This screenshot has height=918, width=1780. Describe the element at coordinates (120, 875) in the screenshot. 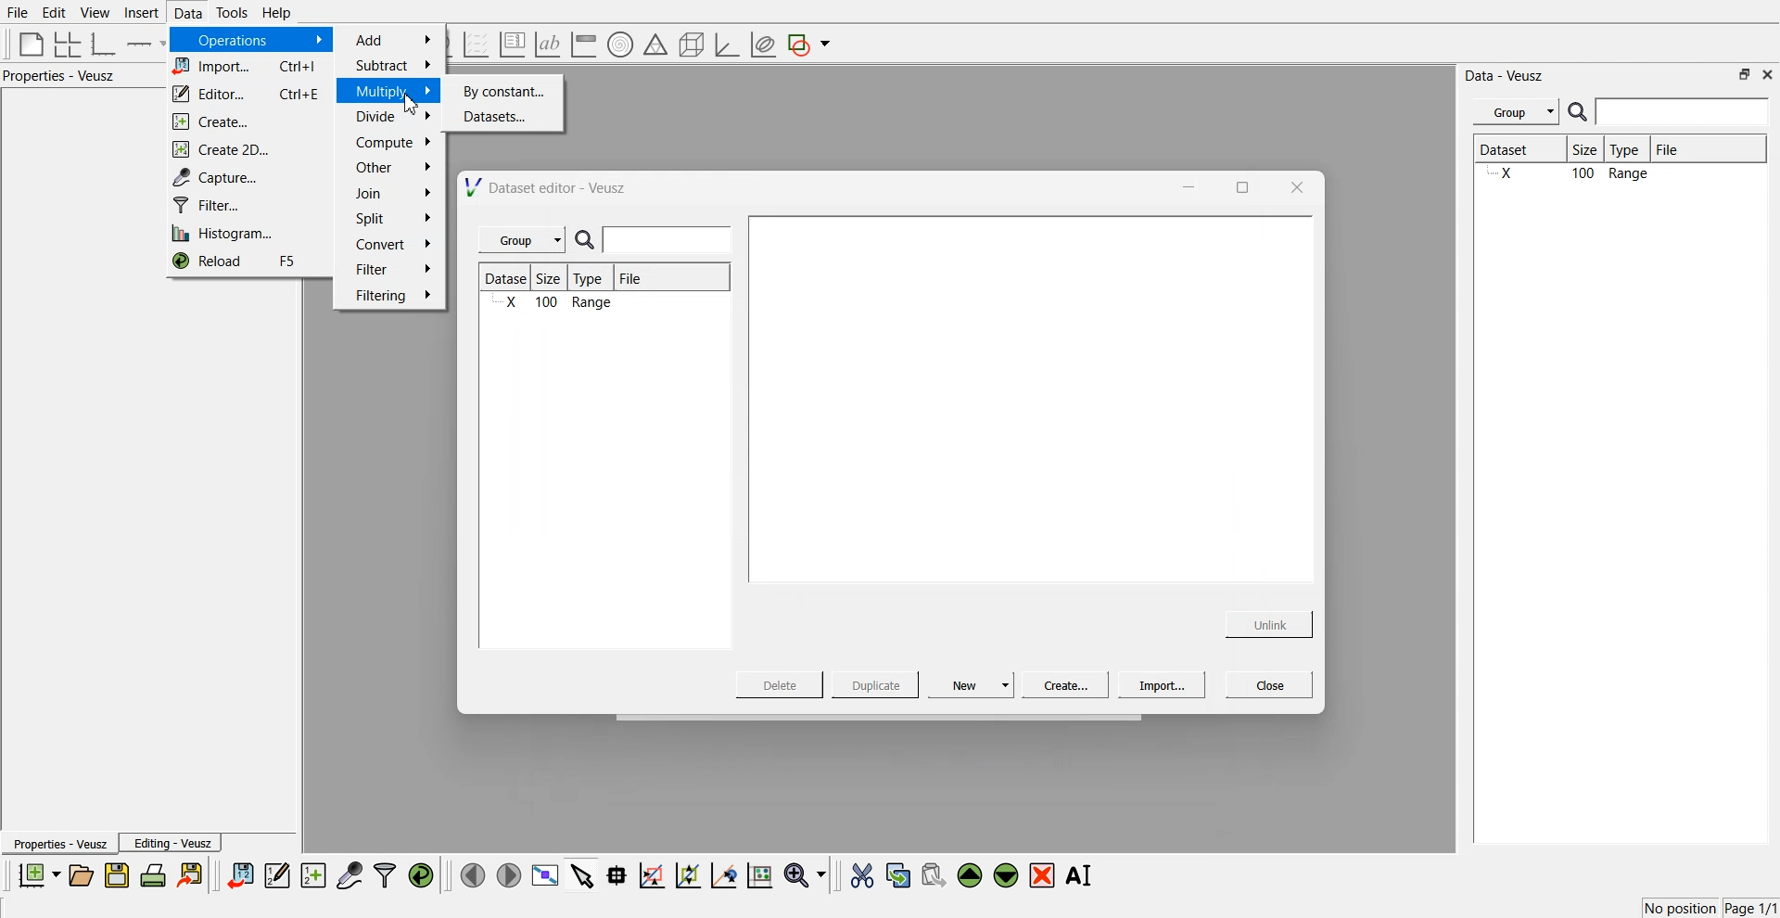

I see `save` at that location.